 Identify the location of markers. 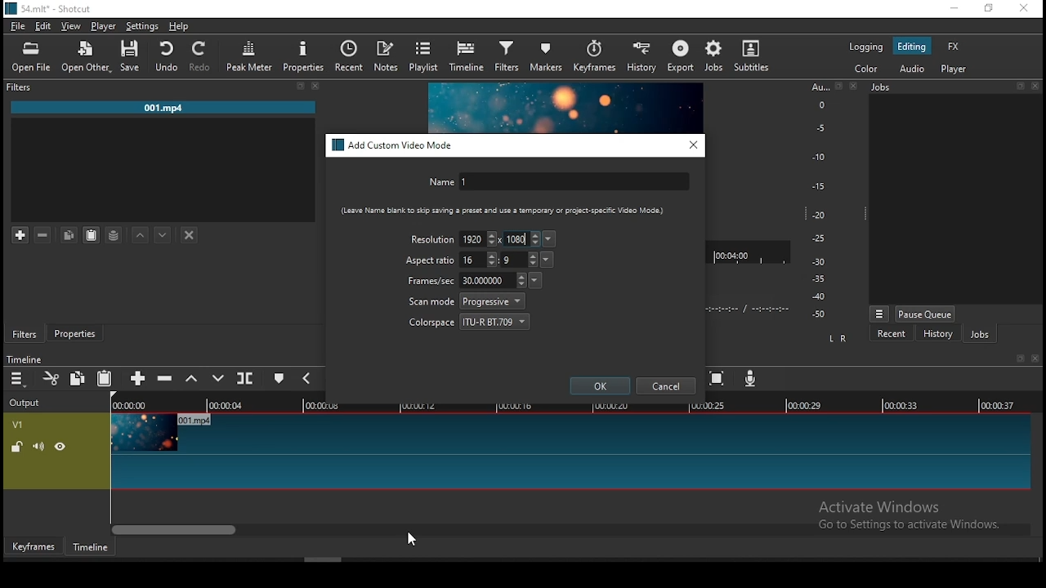
(548, 55).